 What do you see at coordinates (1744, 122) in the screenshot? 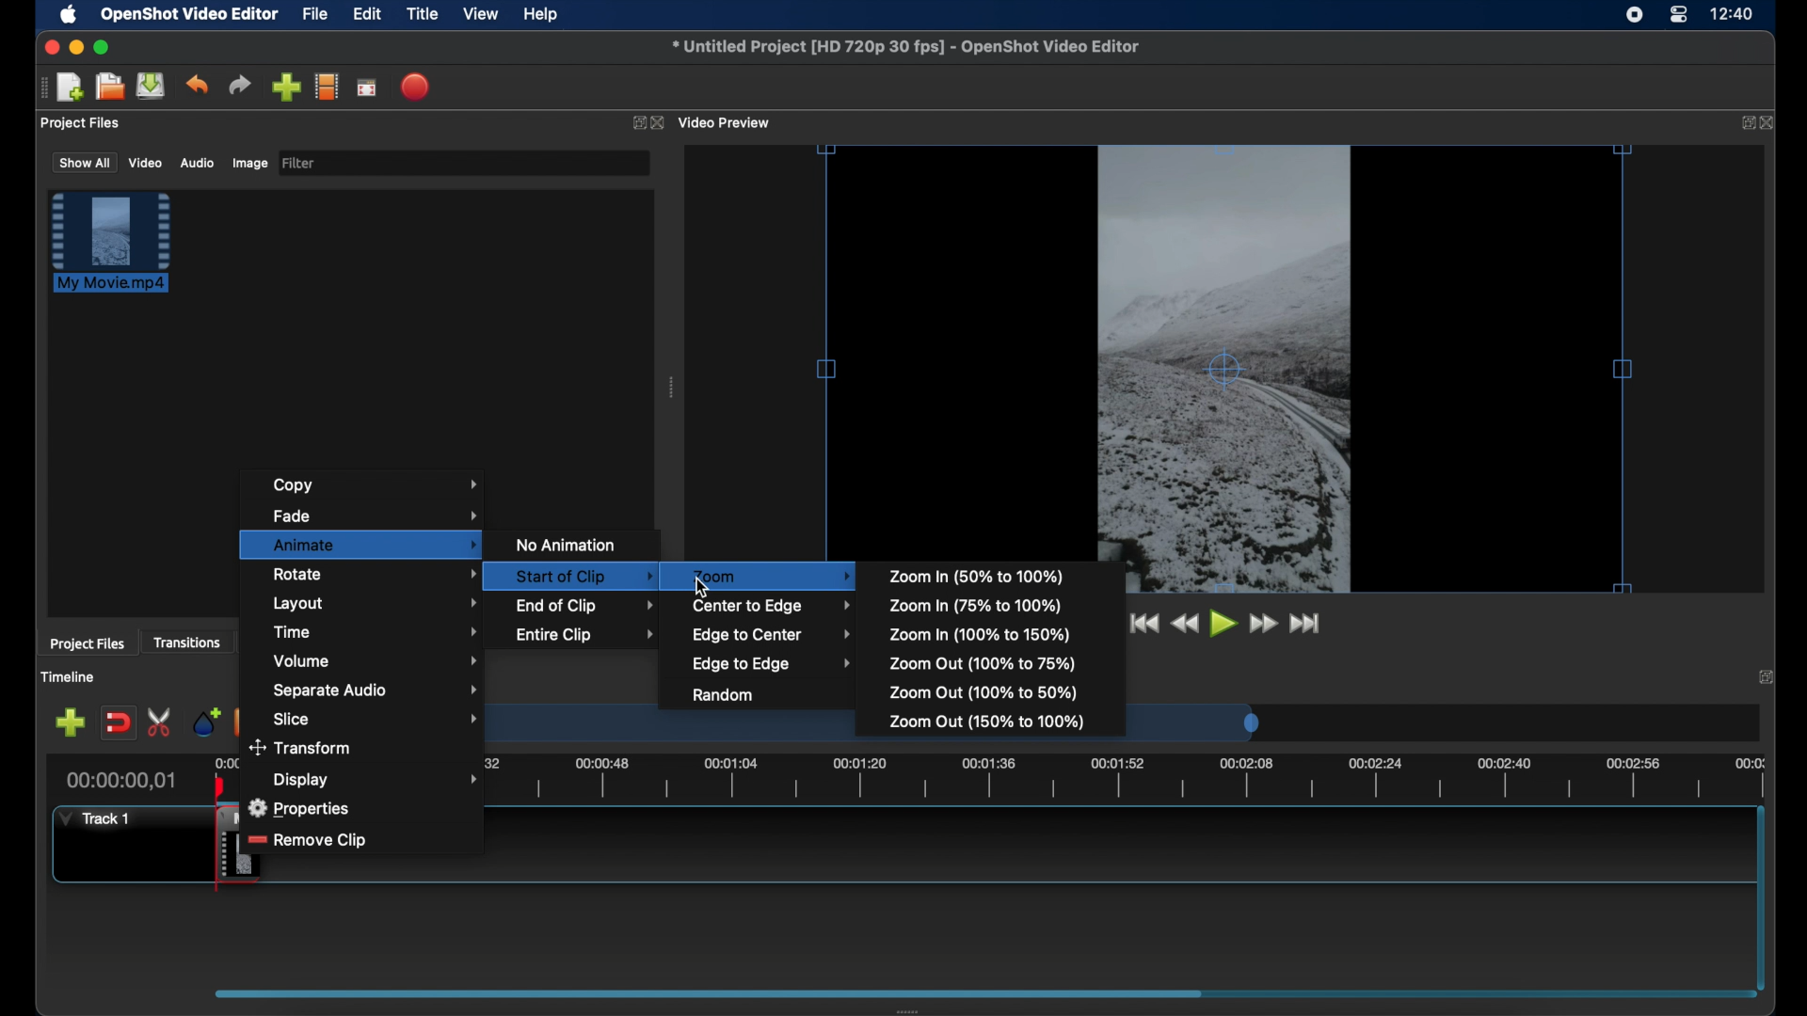
I see `expand` at bounding box center [1744, 122].